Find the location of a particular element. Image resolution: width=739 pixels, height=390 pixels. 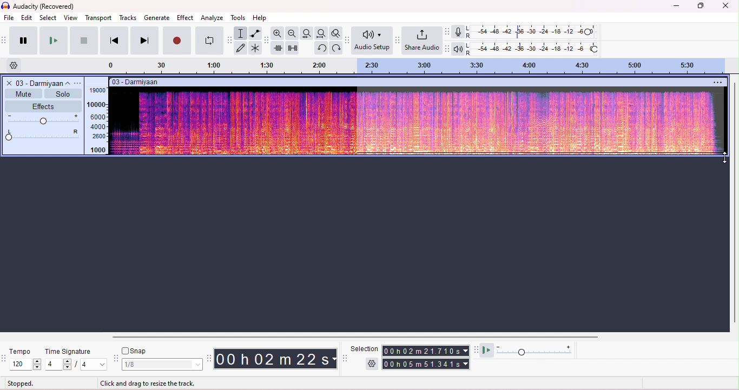

record is located at coordinates (177, 41).